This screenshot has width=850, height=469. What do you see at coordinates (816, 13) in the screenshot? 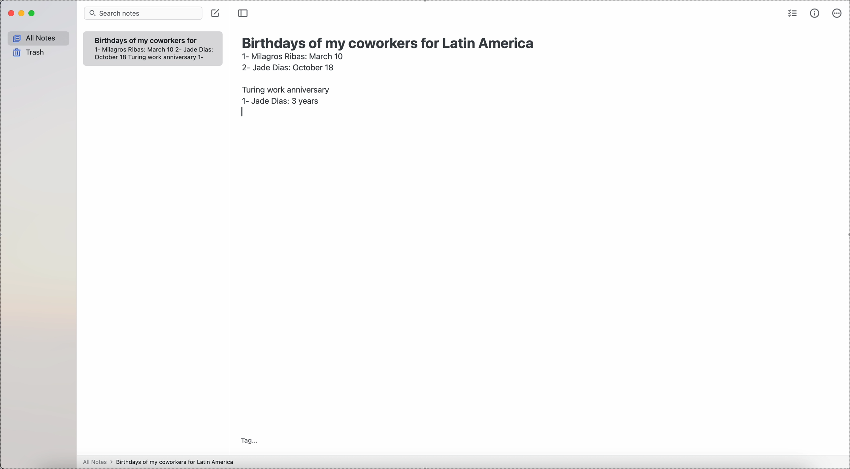
I see `metrics` at bounding box center [816, 13].